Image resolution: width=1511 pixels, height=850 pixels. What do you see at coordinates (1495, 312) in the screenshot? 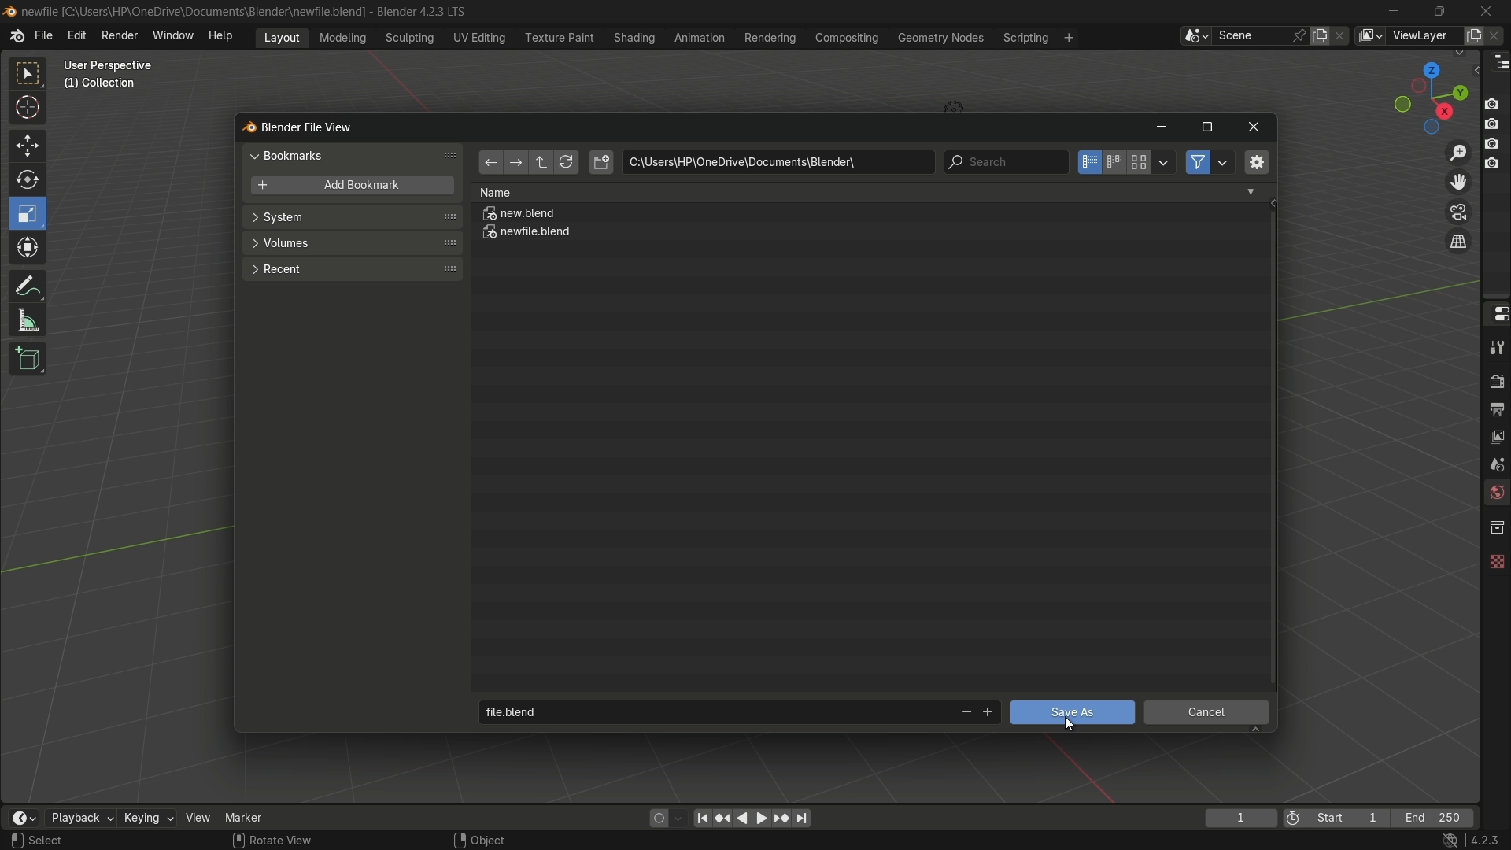
I see `properties` at bounding box center [1495, 312].